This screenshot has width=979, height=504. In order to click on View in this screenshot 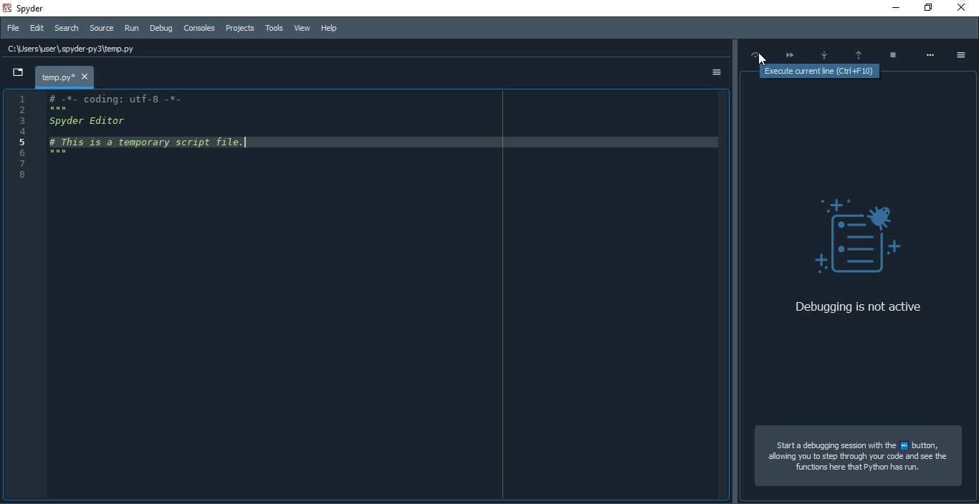, I will do `click(302, 27)`.